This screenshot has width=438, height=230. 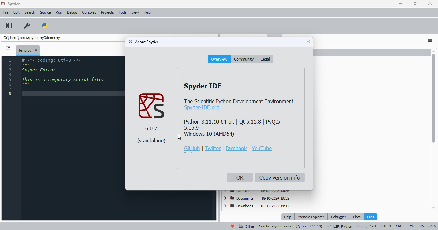 I want to click on tools, so click(x=123, y=12).